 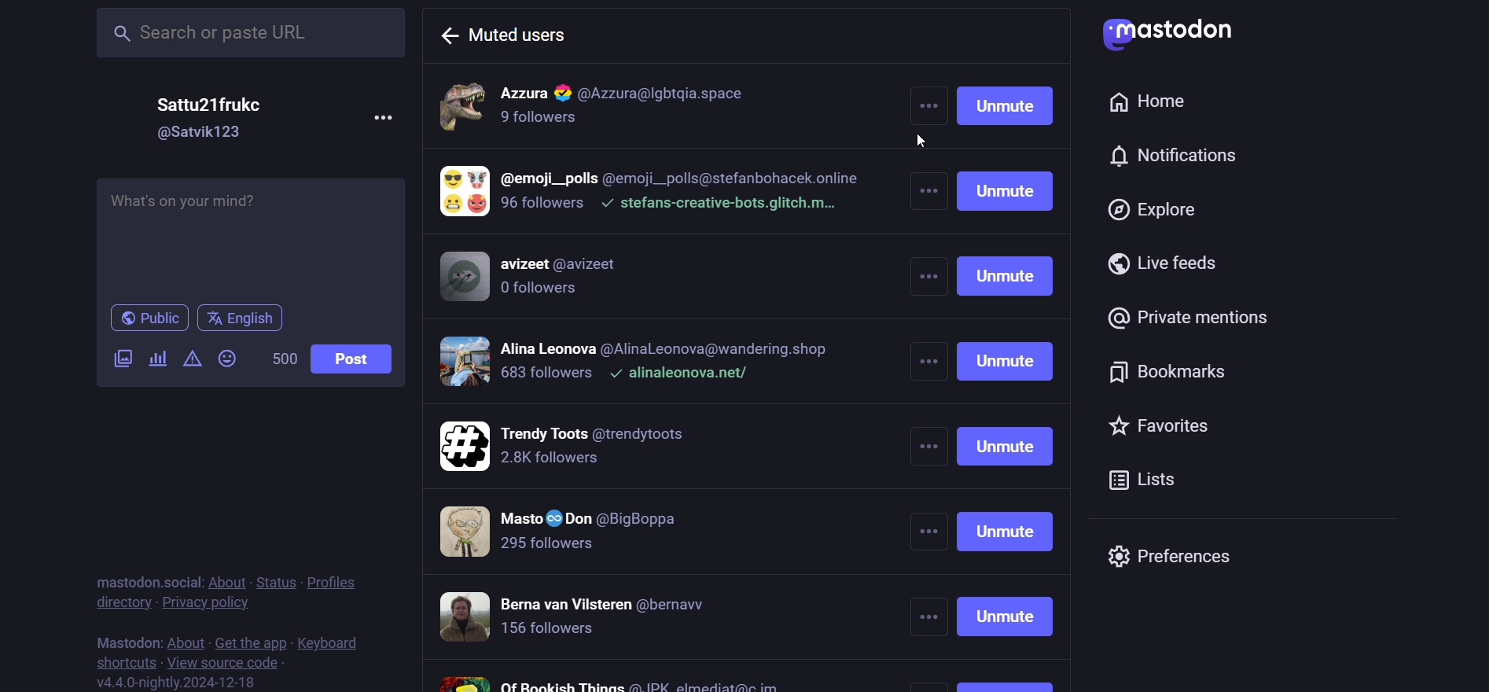 I want to click on cursor, so click(x=922, y=138).